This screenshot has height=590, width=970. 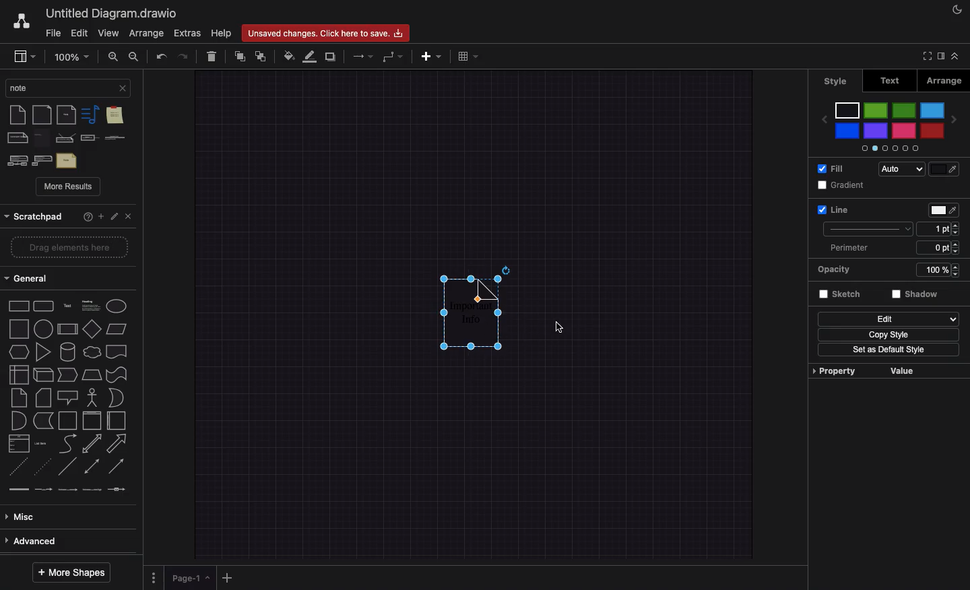 What do you see at coordinates (118, 398) in the screenshot?
I see `and` at bounding box center [118, 398].